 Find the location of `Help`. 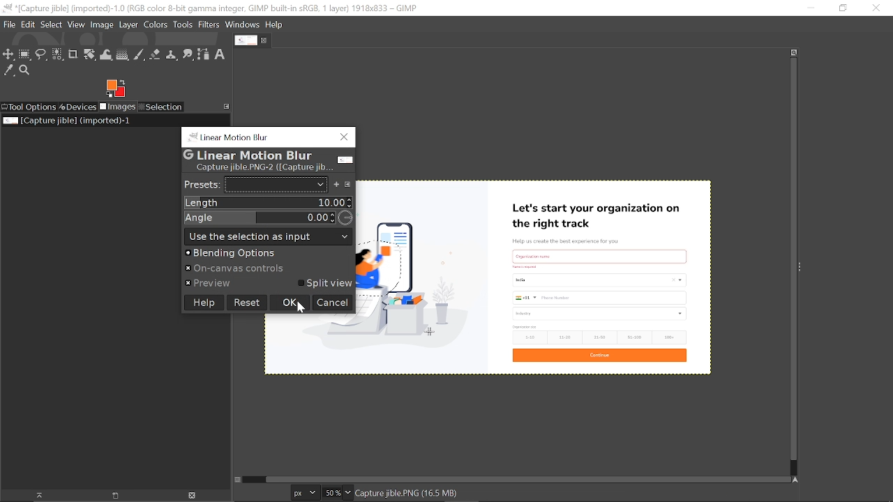

Help is located at coordinates (275, 25).